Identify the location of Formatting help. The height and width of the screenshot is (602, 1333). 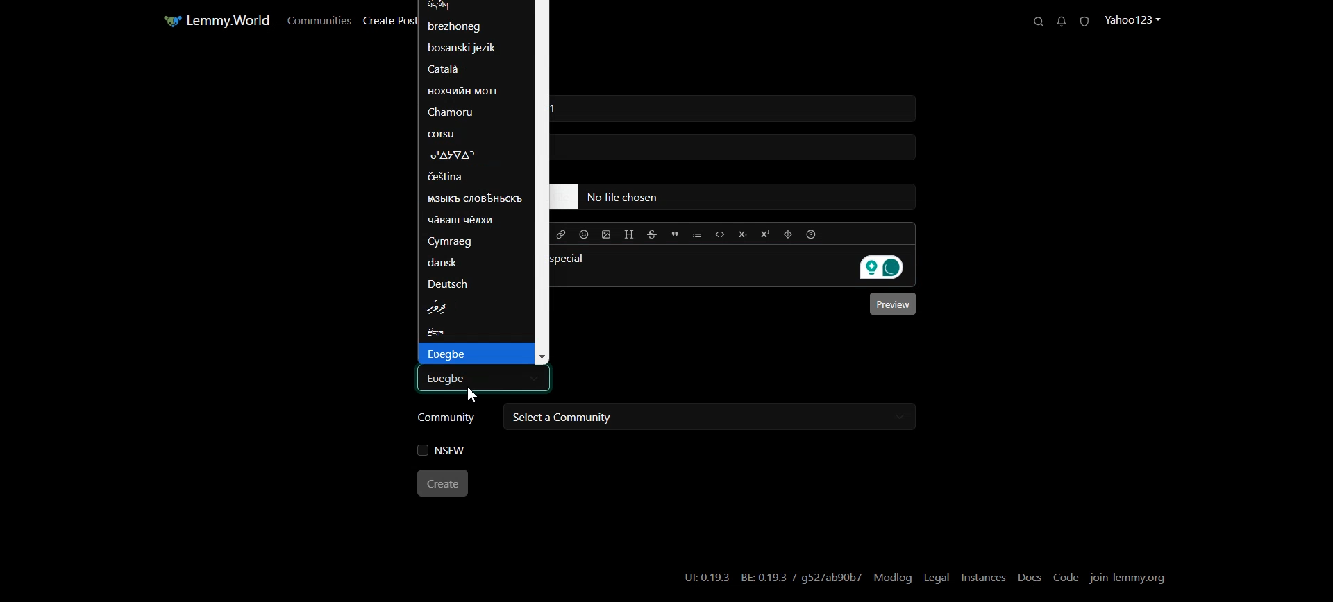
(811, 234).